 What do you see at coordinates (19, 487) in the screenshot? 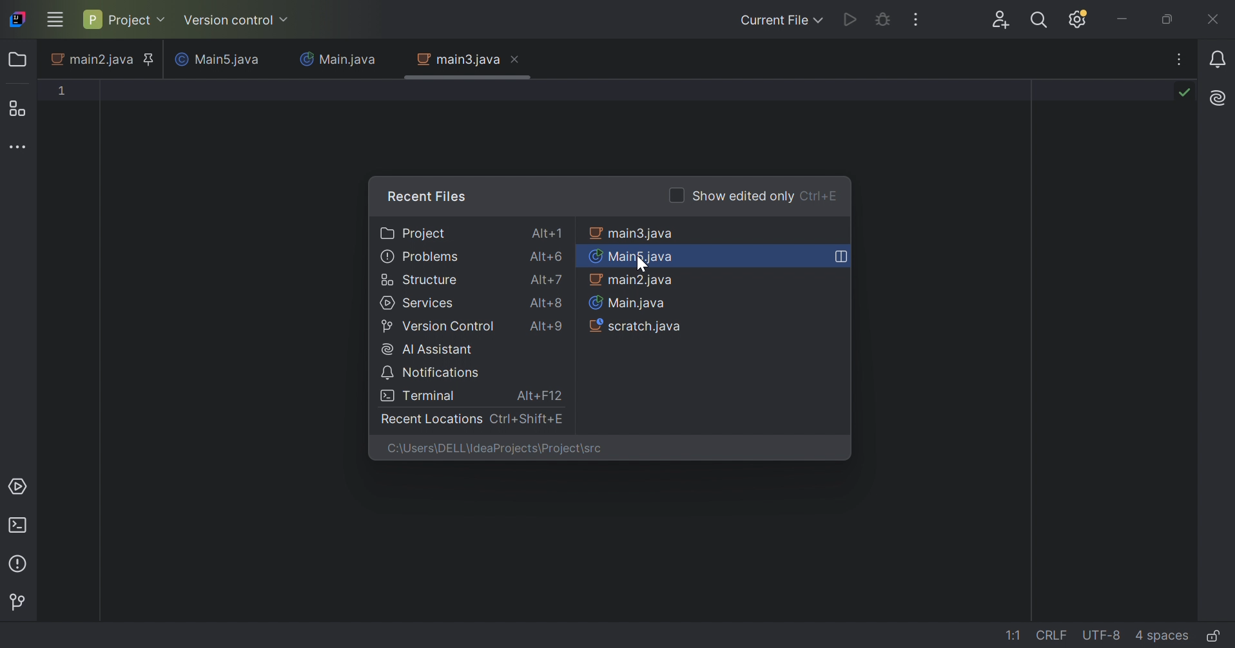
I see `Services` at bounding box center [19, 487].